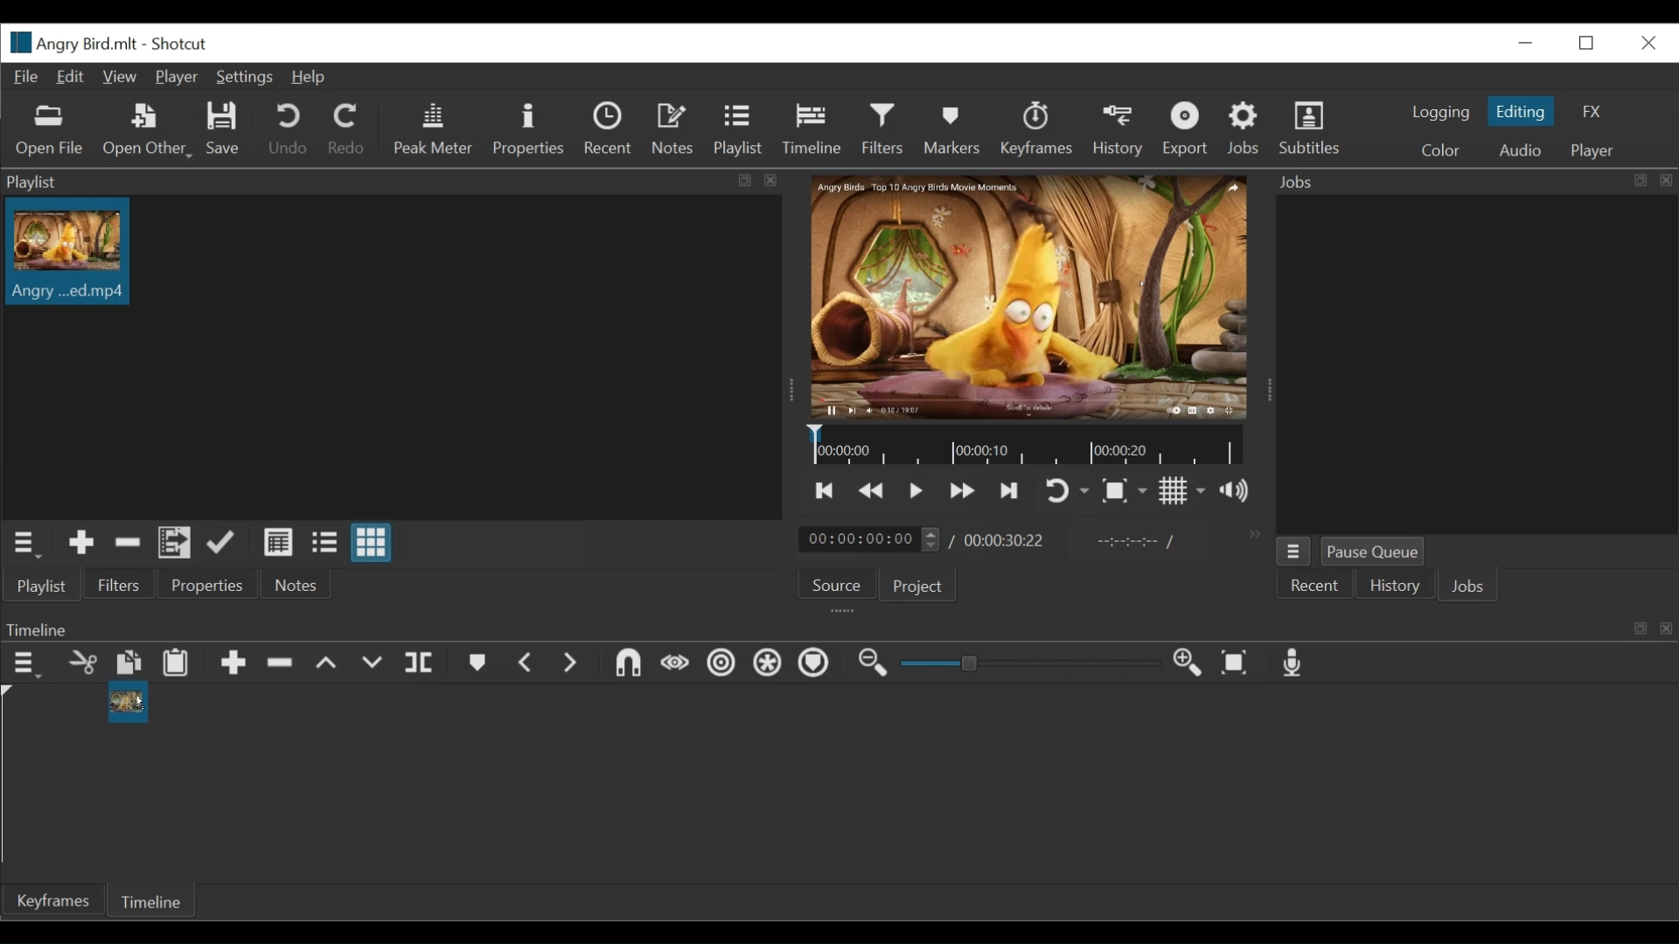  I want to click on Toggle display grid on the player, so click(1182, 489).